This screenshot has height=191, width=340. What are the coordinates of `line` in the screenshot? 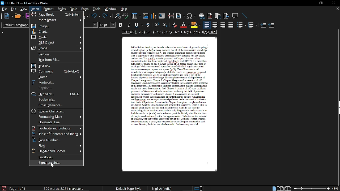 It's located at (244, 16).